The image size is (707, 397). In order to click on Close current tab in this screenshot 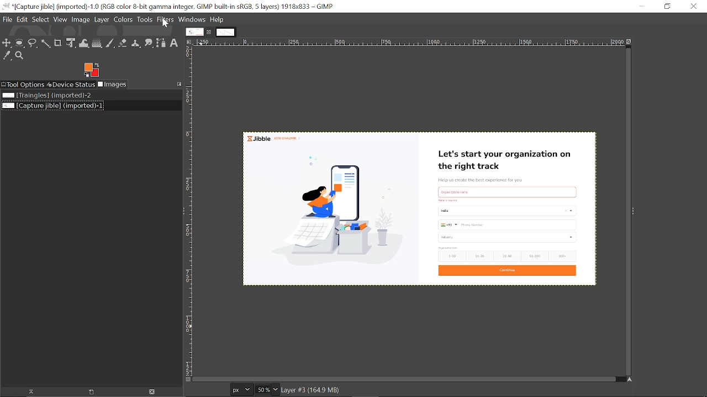, I will do `click(209, 31)`.